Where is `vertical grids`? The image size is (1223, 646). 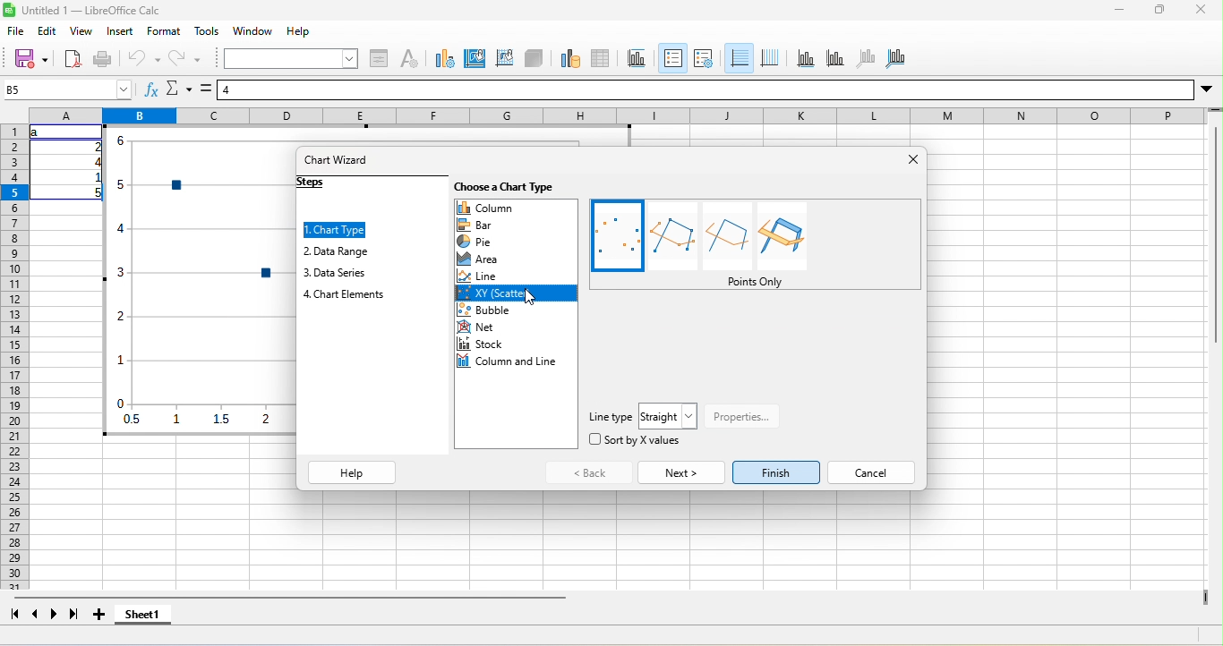
vertical grids is located at coordinates (770, 60).